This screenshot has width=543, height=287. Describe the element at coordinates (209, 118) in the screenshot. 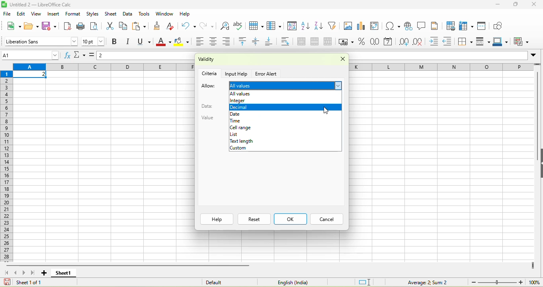

I see `value` at that location.